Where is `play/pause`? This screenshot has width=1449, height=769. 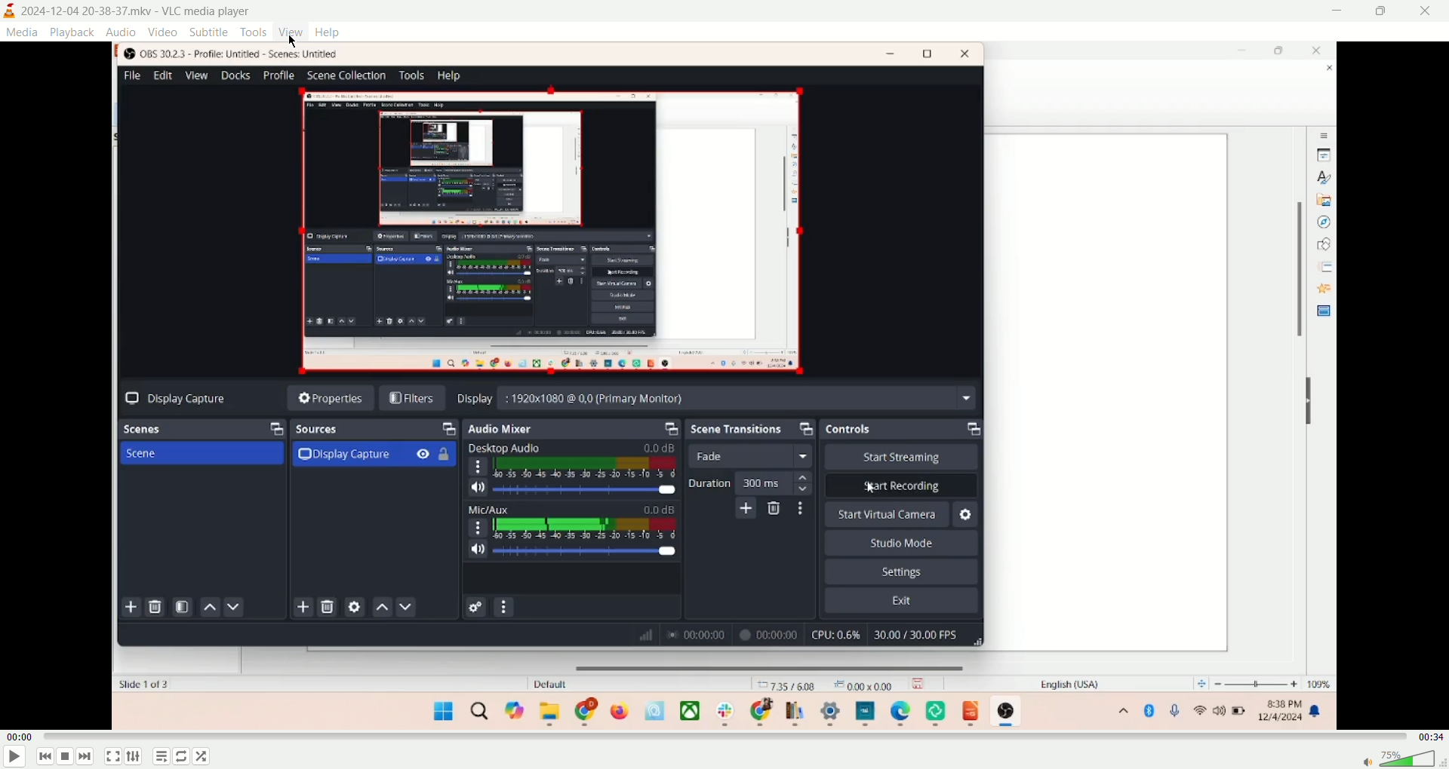 play/pause is located at coordinates (13, 757).